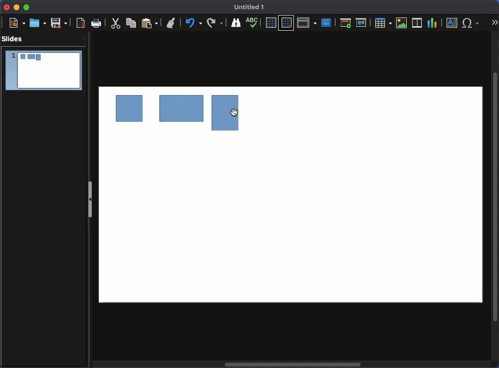  I want to click on Scroll, so click(495, 197).